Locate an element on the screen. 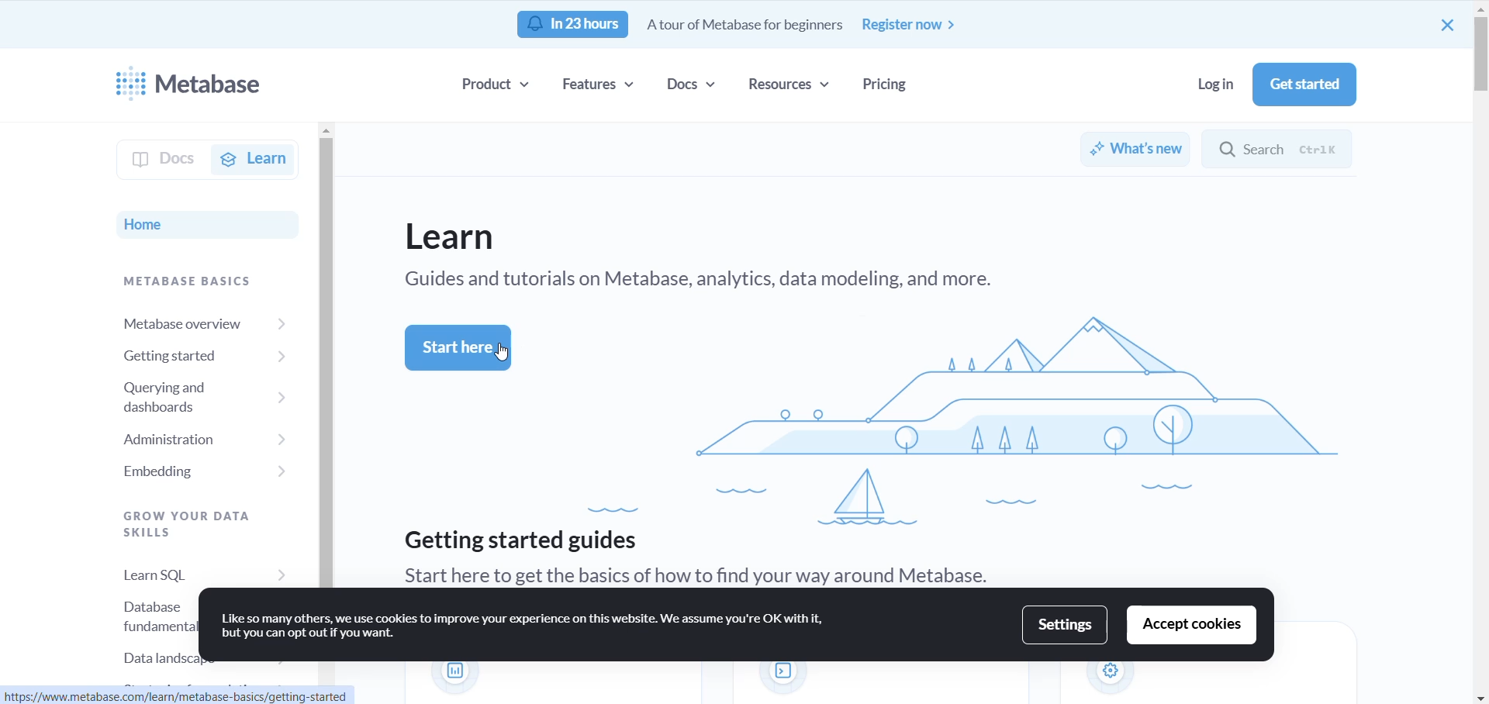 The width and height of the screenshot is (1489, 704). register now button is located at coordinates (910, 25).